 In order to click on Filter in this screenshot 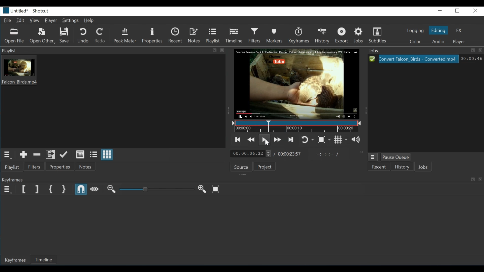, I will do `click(35, 166)`.